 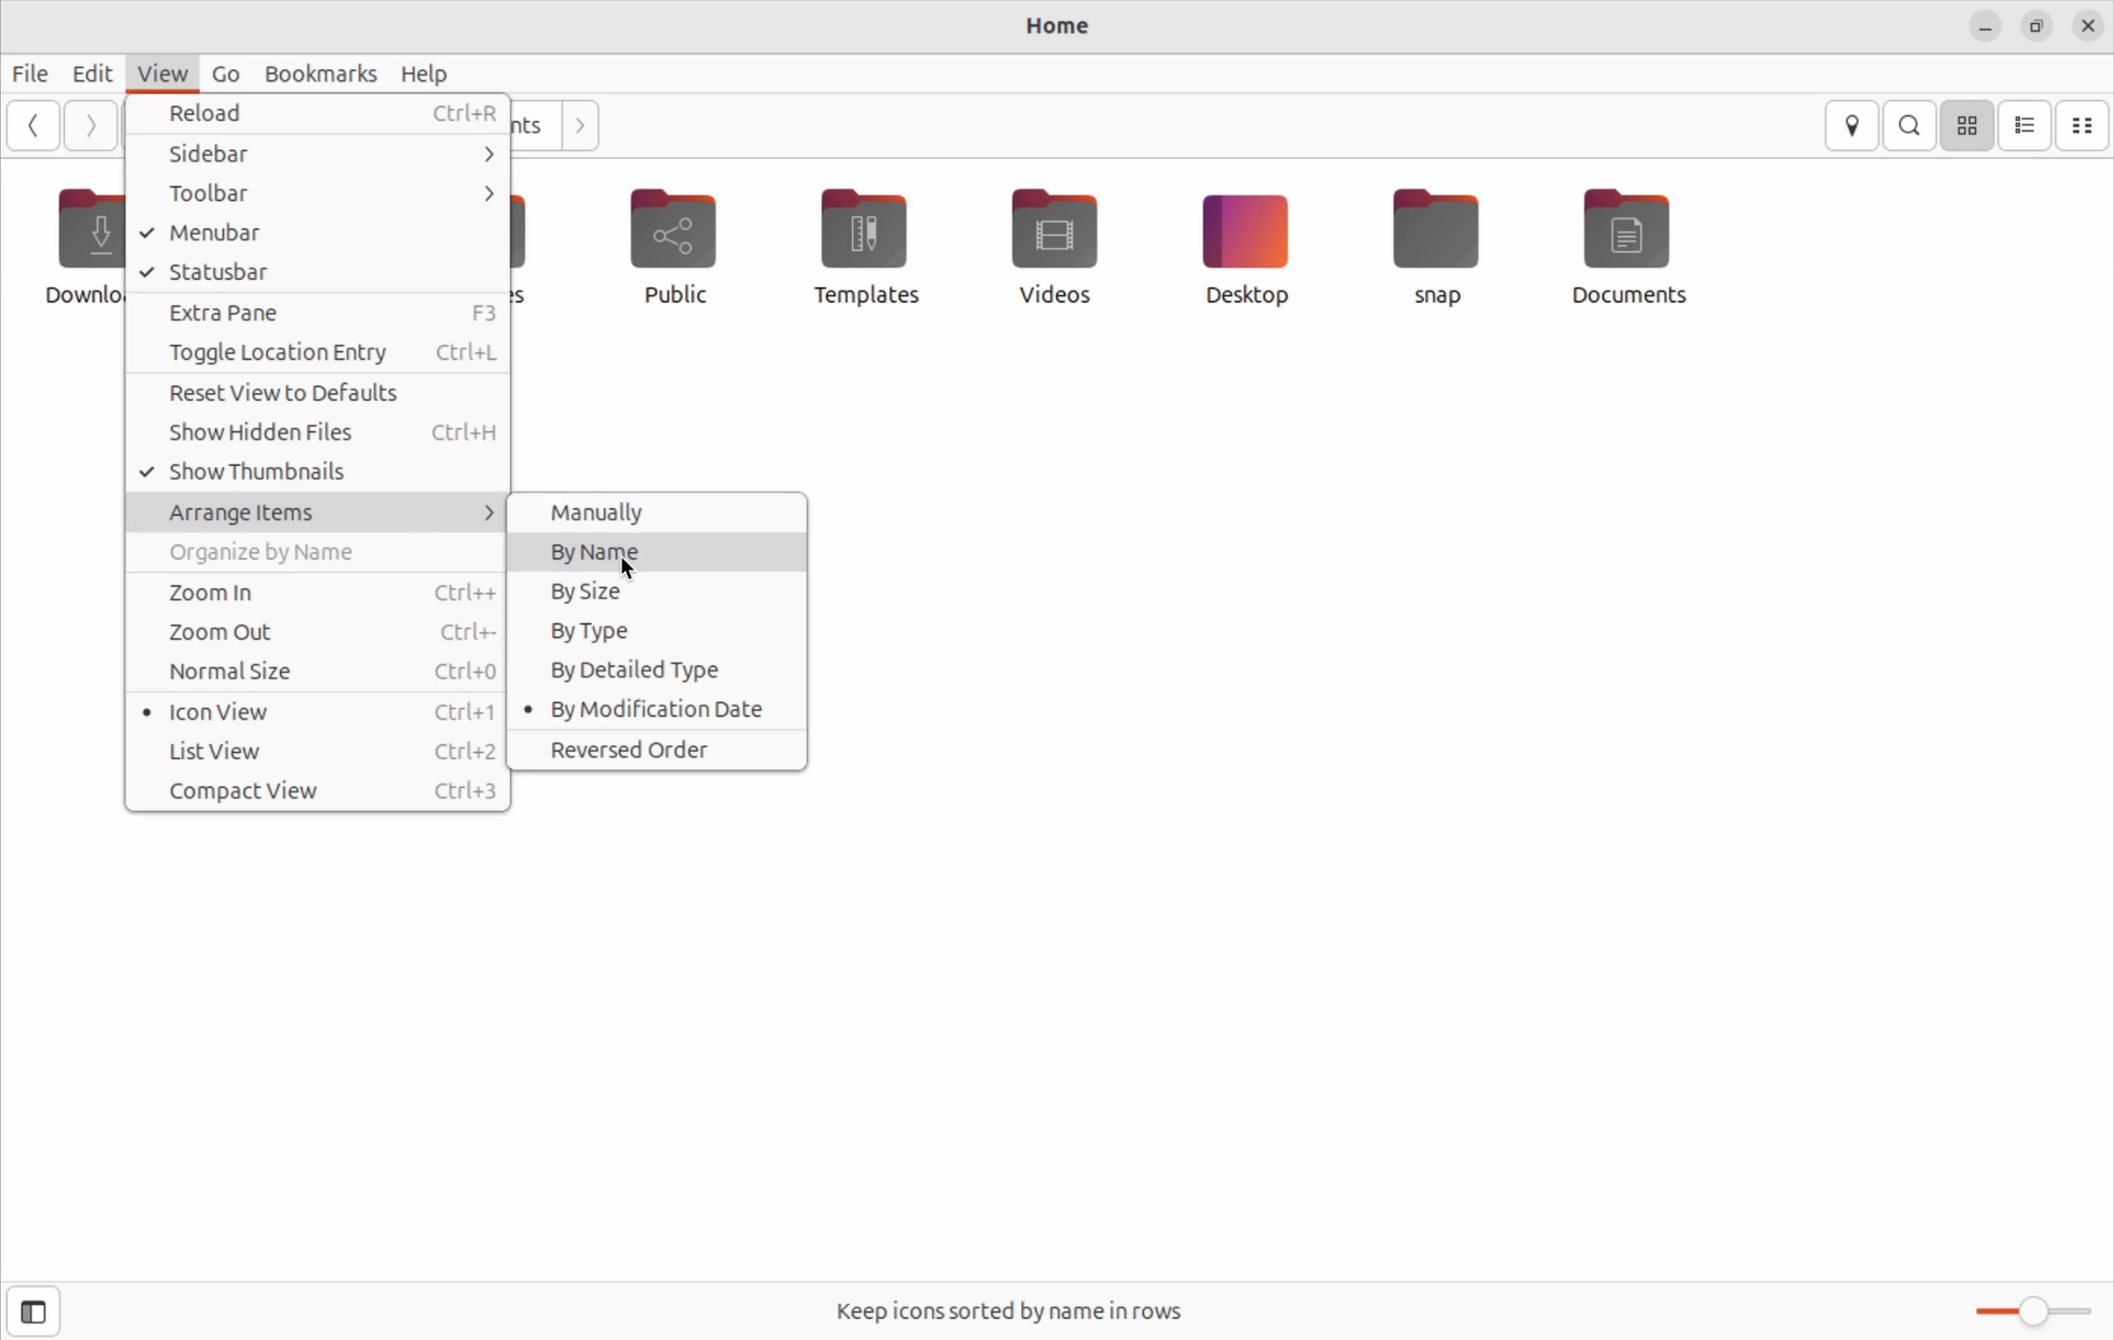 I want to click on extra pane, so click(x=321, y=312).